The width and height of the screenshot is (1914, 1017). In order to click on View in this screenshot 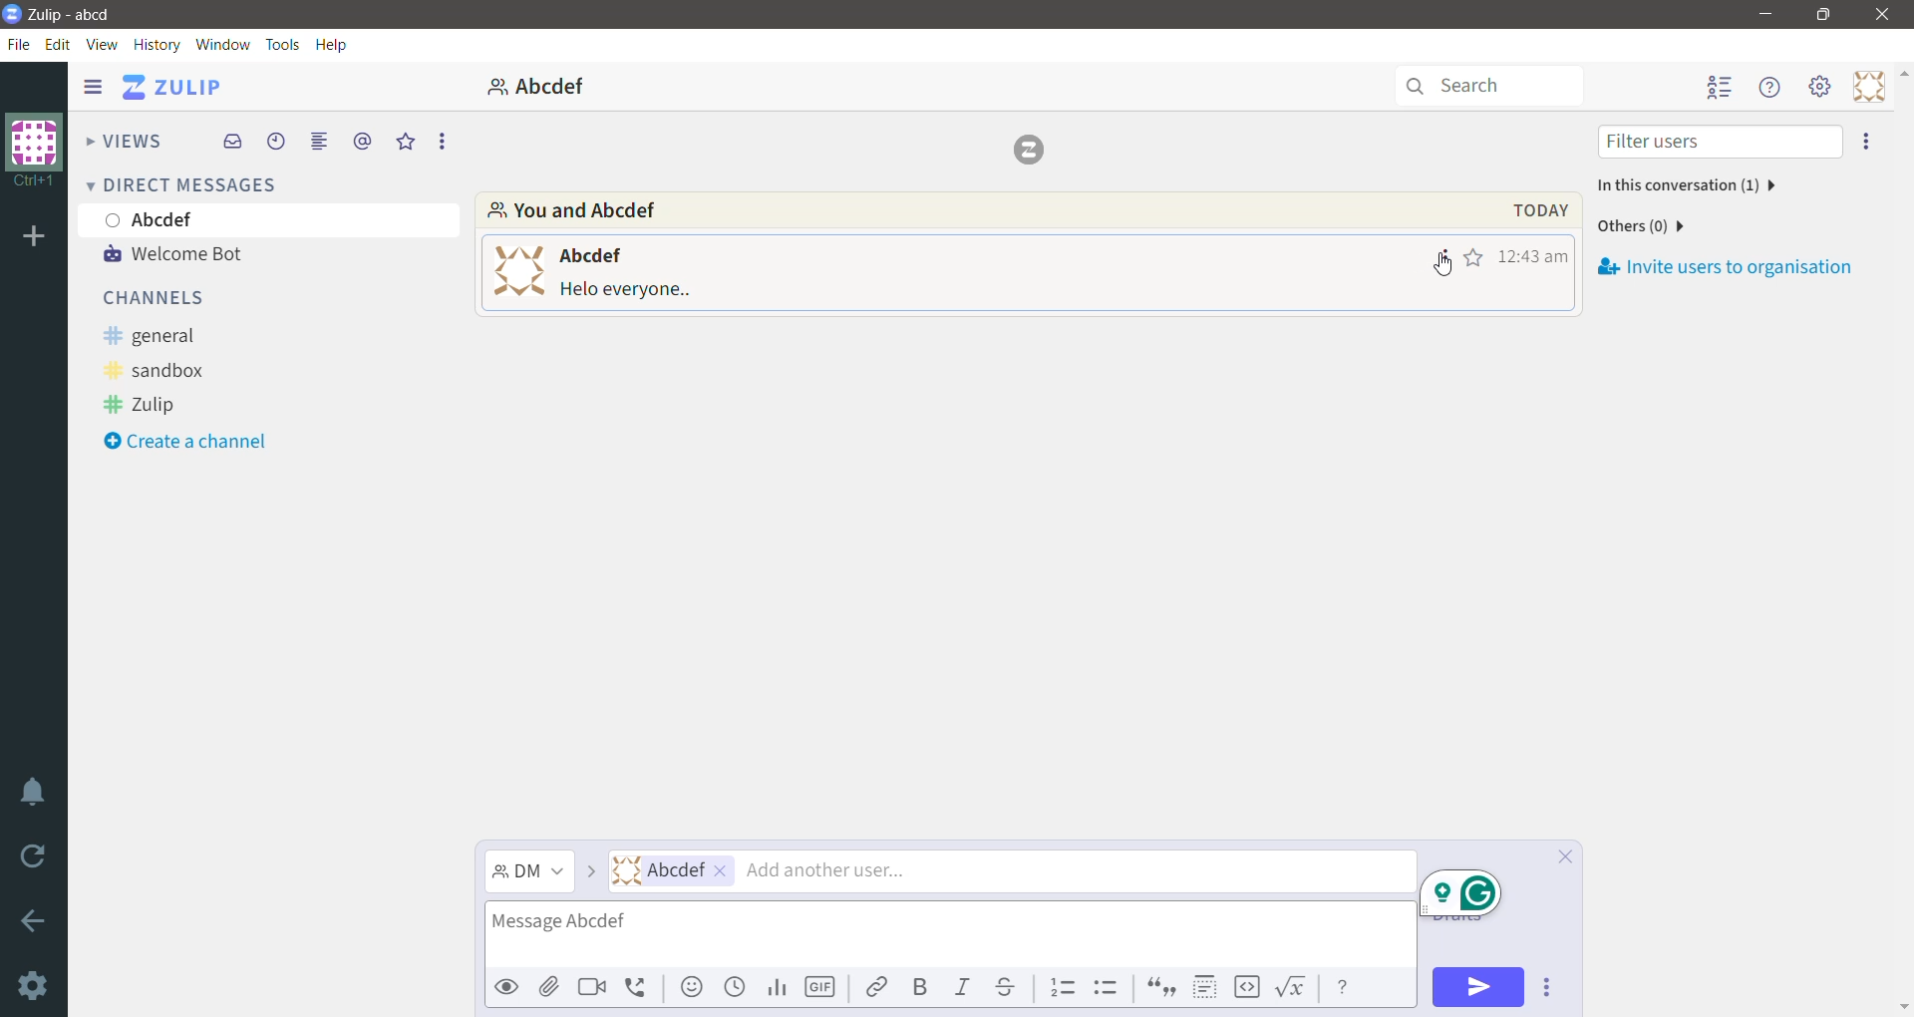, I will do `click(103, 44)`.